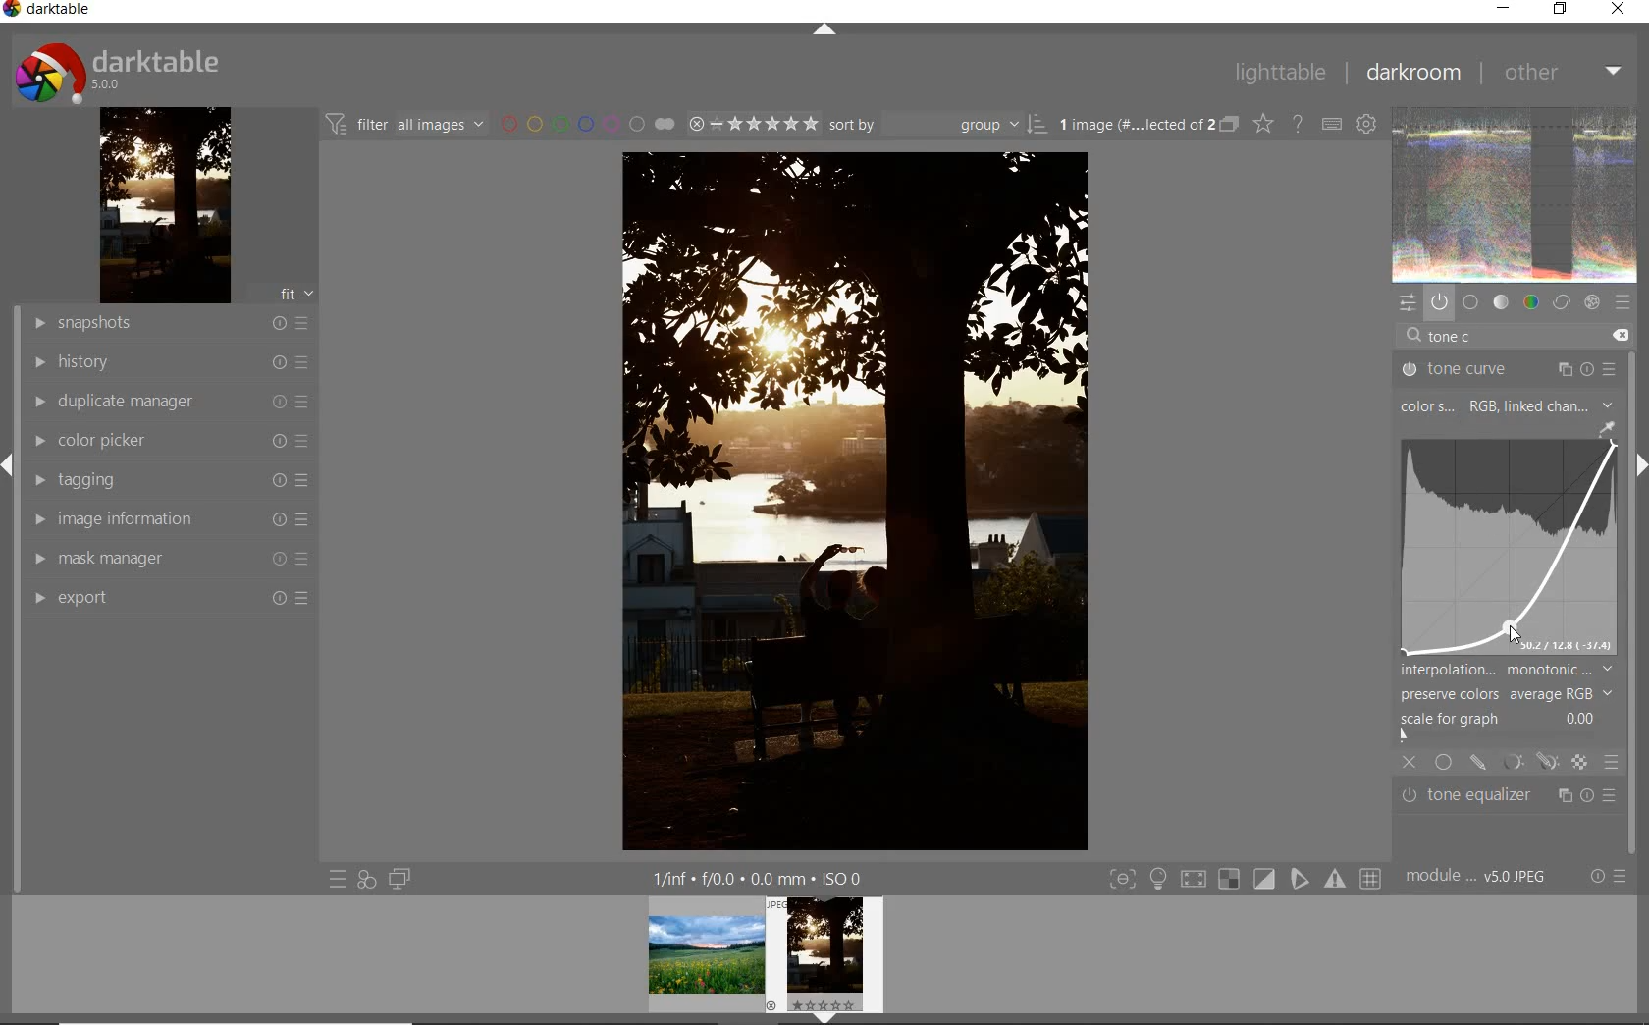 The width and height of the screenshot is (1649, 1025). I want to click on INPUT VALUE, so click(1458, 336).